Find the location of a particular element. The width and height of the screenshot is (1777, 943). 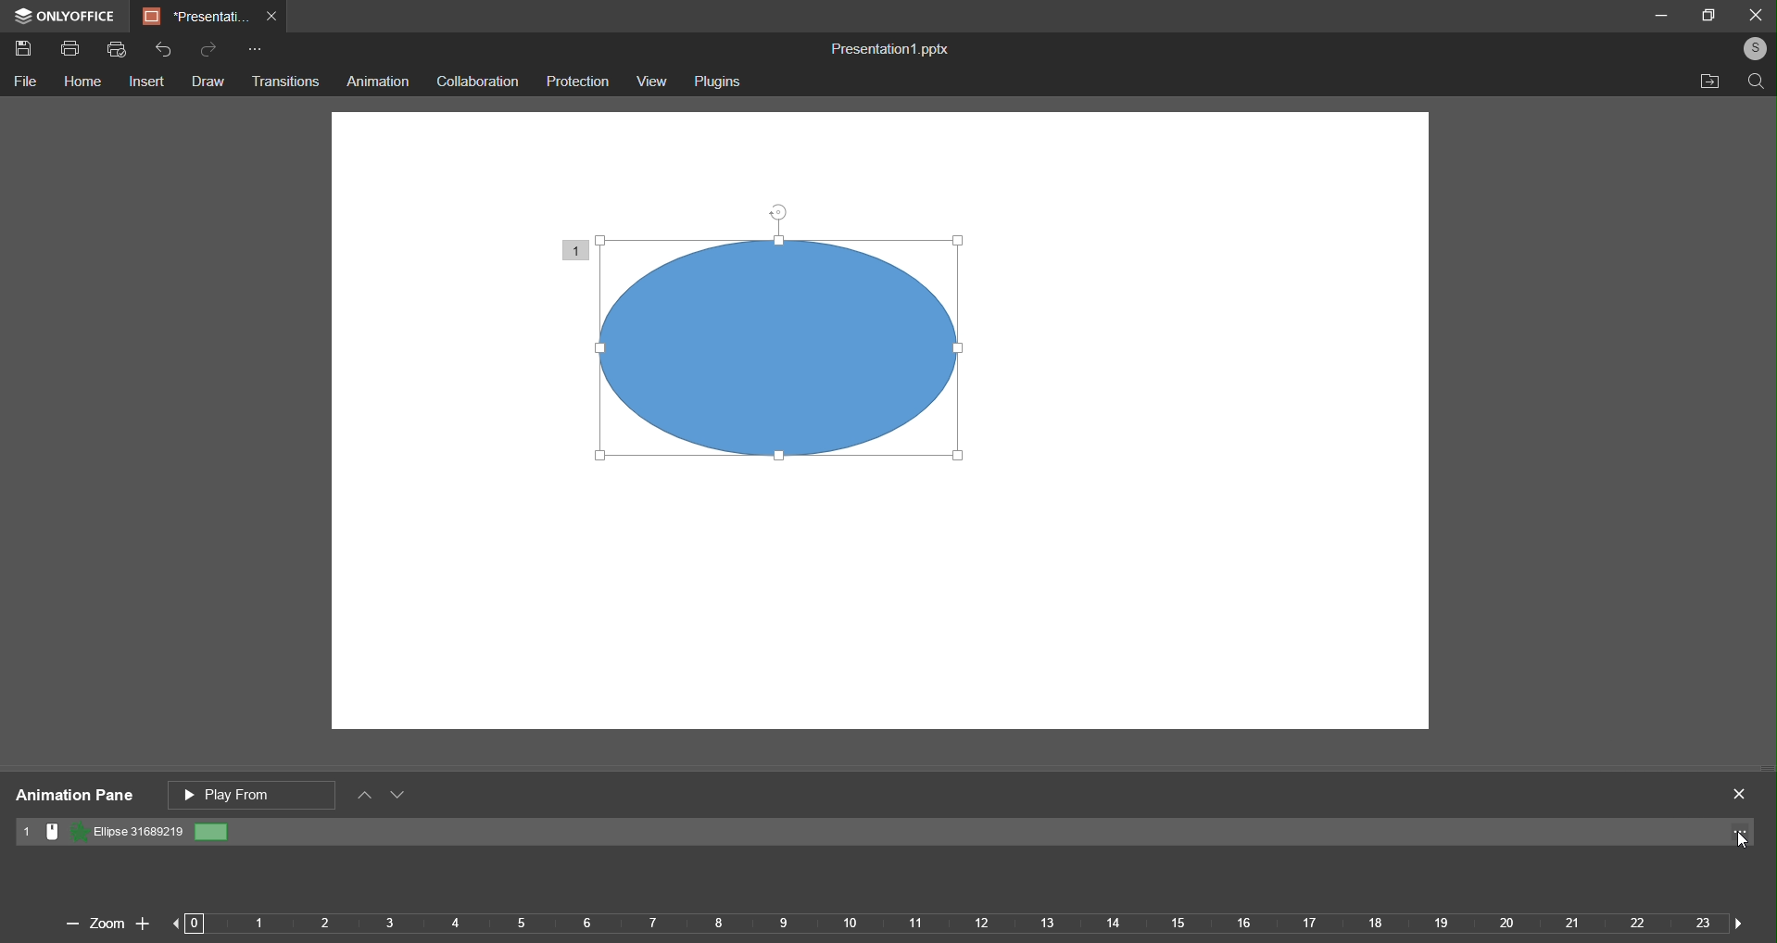

Presentation1.pptx is located at coordinates (885, 45).